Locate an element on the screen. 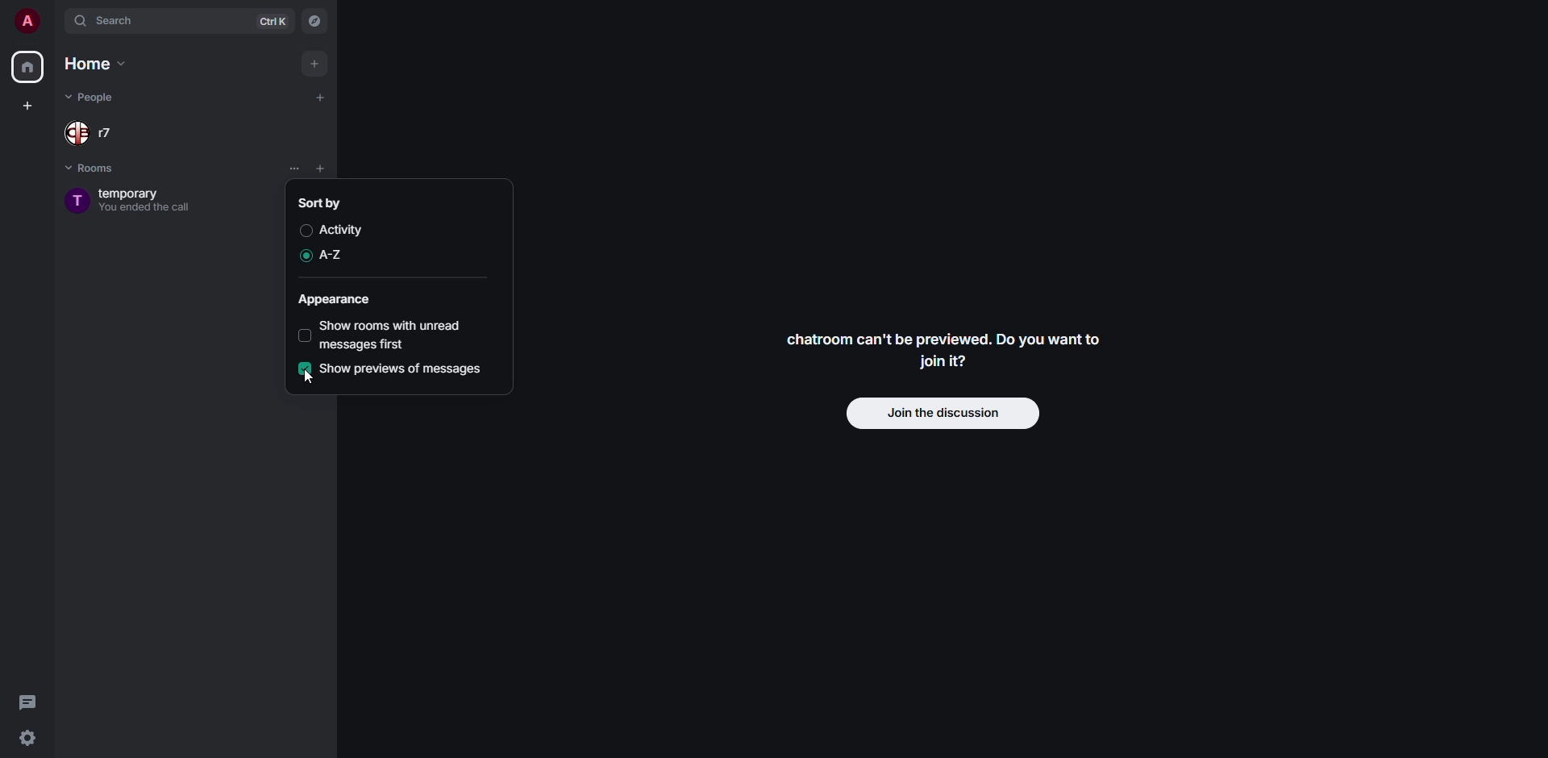 The height and width of the screenshot is (758, 1548). quick settings is located at coordinates (27, 738).